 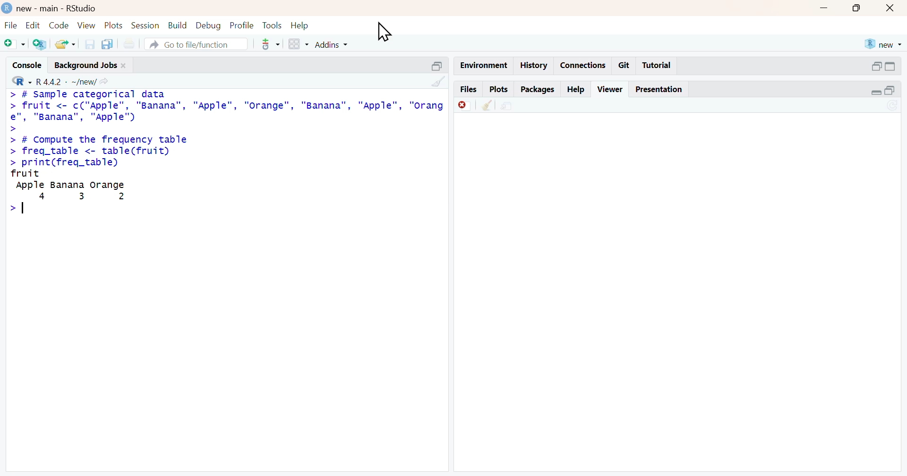 I want to click on background jobs, so click(x=90, y=66).